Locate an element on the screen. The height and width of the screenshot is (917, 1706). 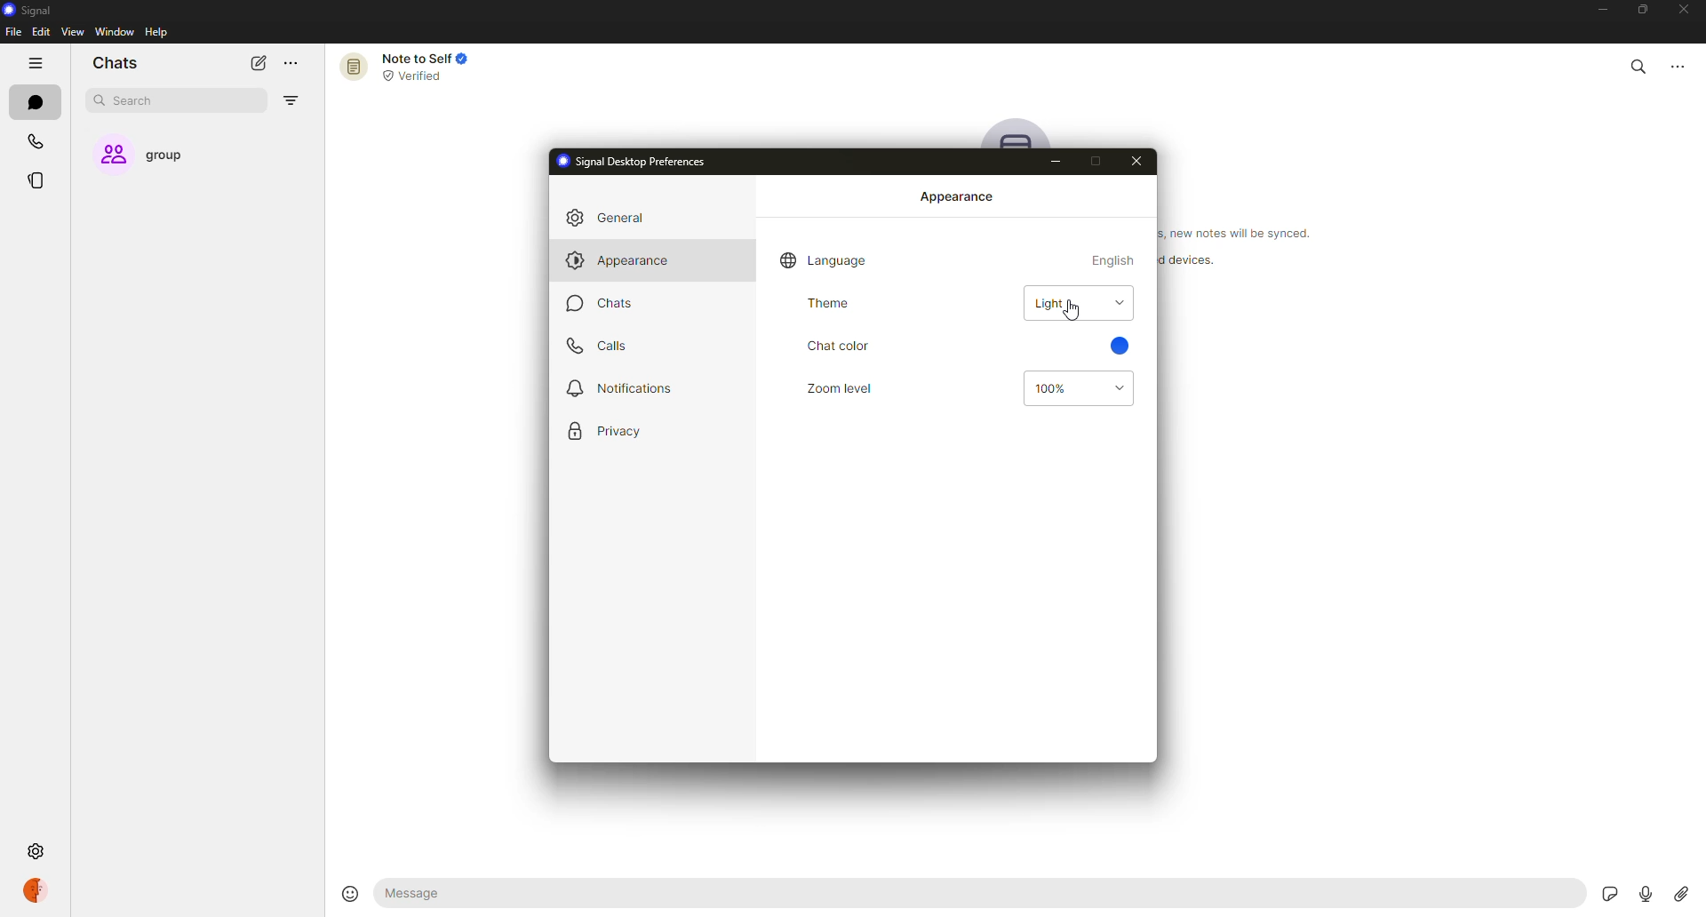
chats is located at coordinates (40, 104).